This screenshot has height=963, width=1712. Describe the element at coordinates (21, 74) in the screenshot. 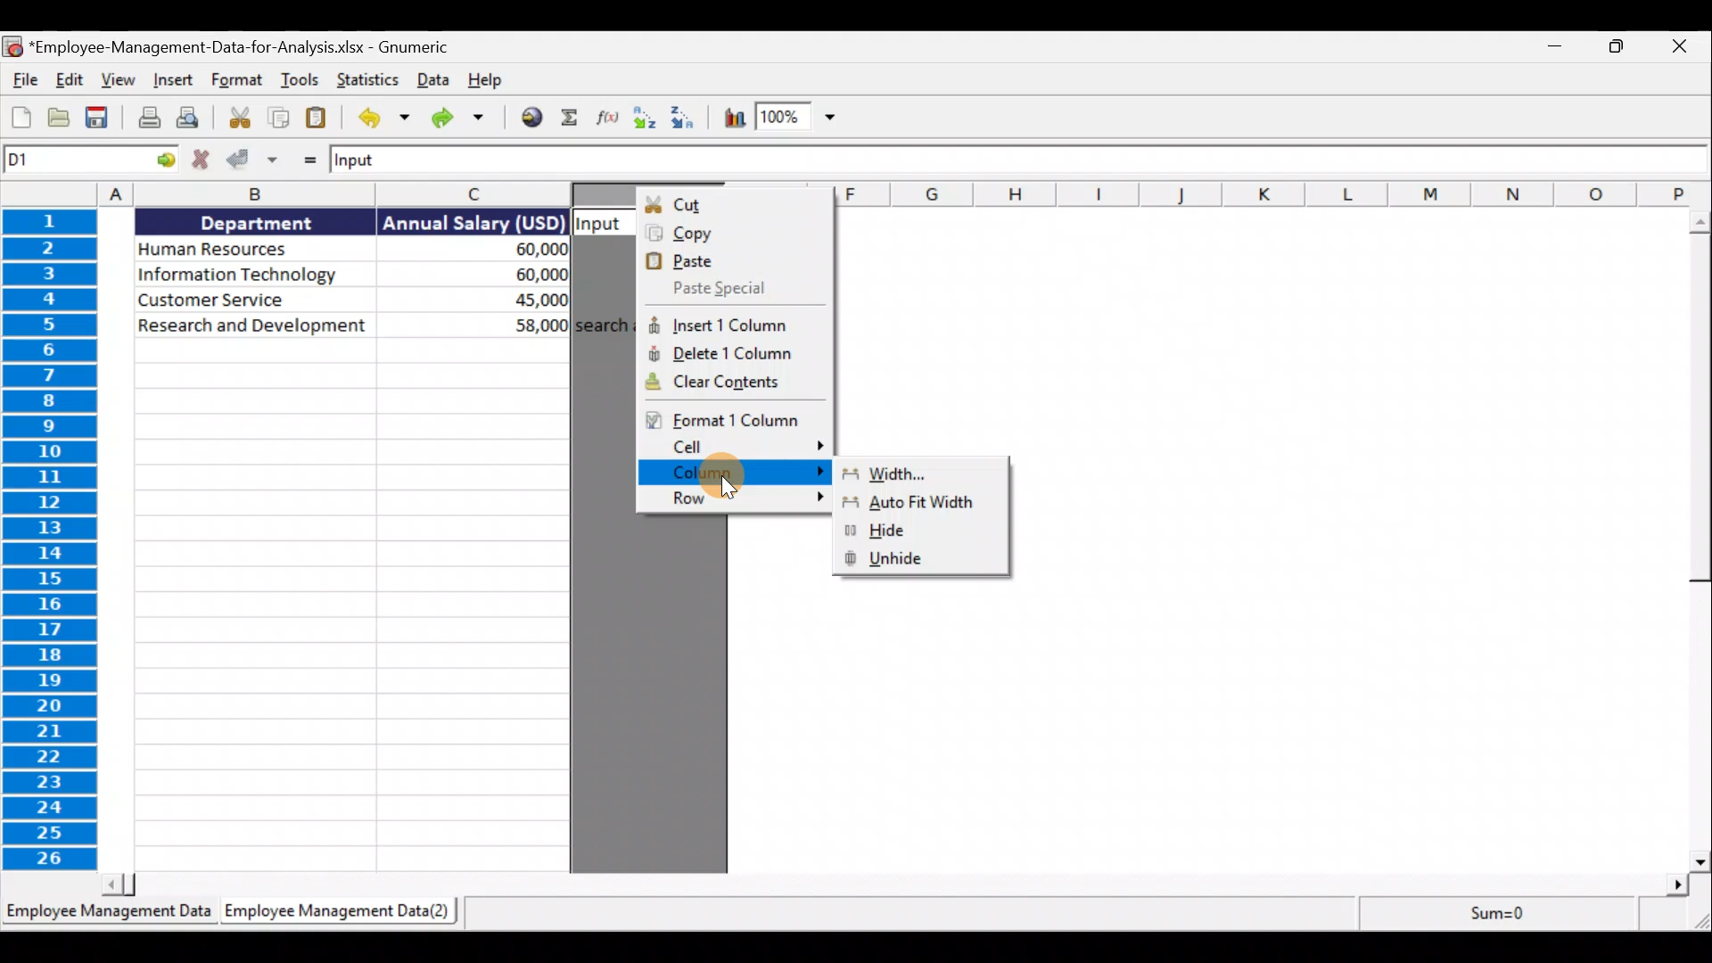

I see `File` at that location.